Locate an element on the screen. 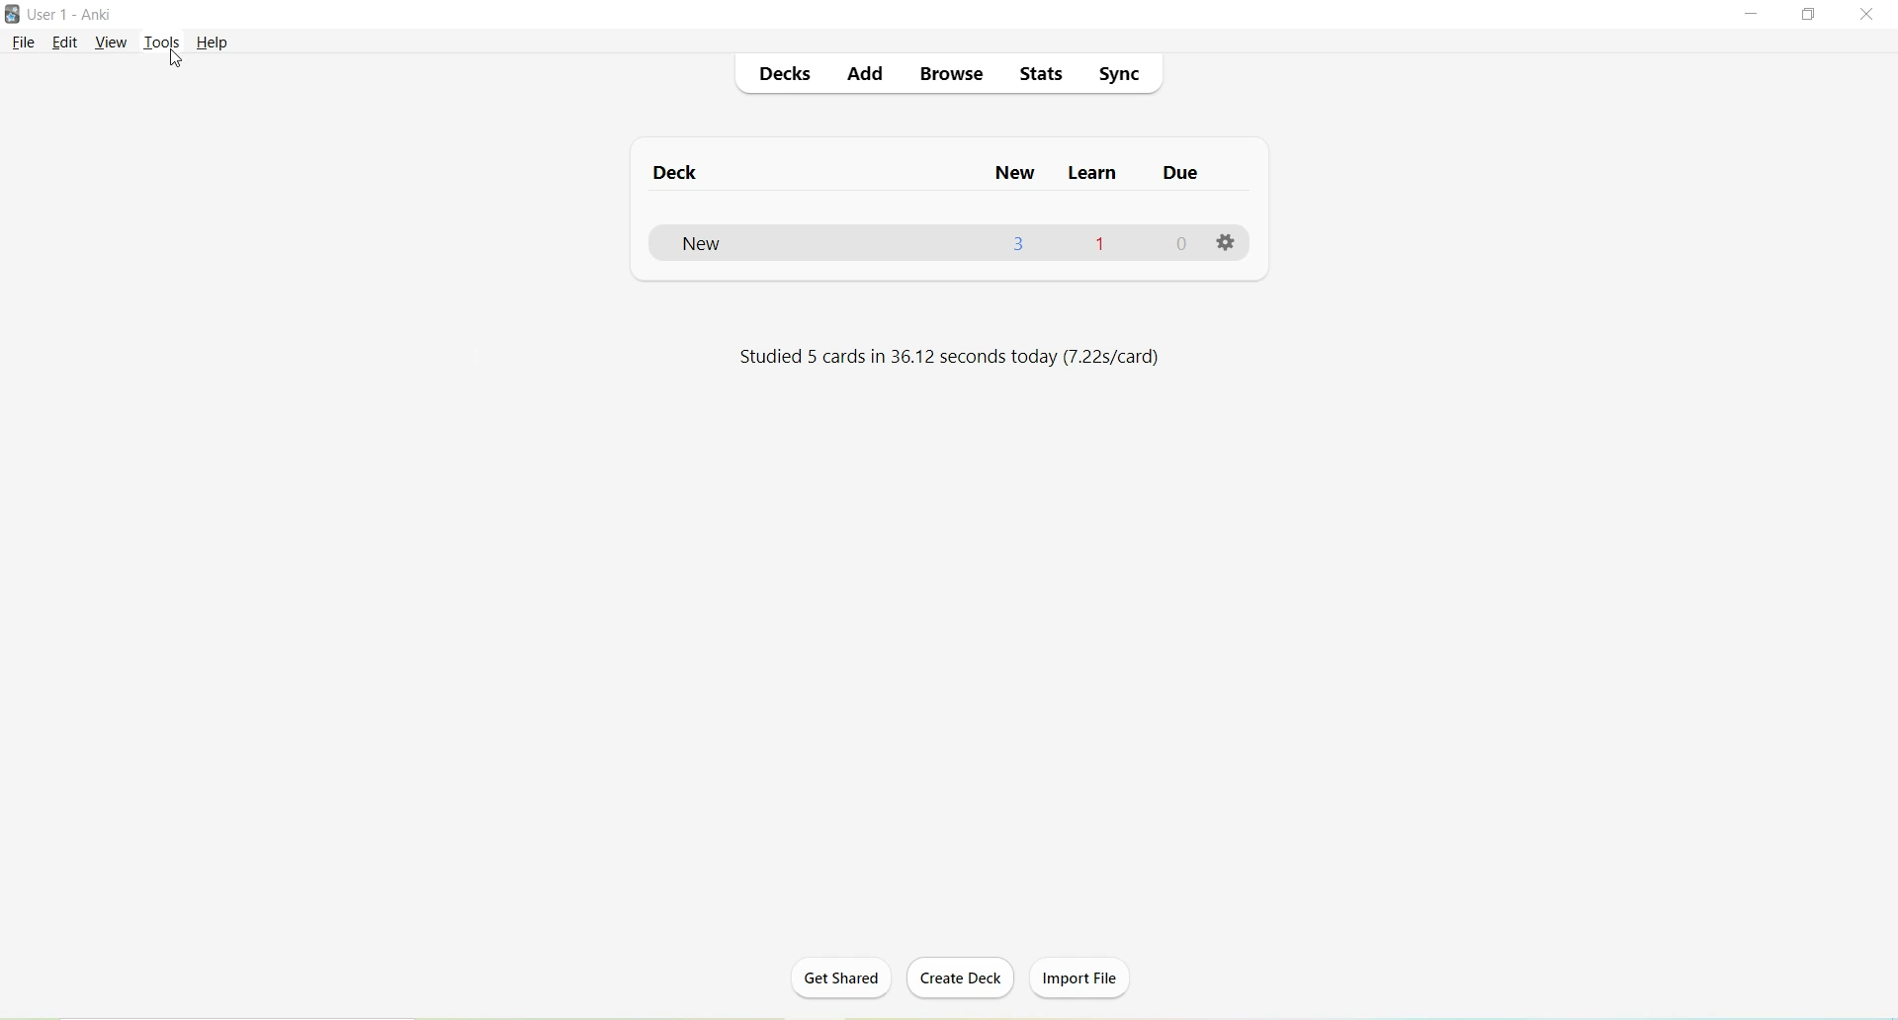 The width and height of the screenshot is (1898, 1020). Deck is located at coordinates (685, 174).